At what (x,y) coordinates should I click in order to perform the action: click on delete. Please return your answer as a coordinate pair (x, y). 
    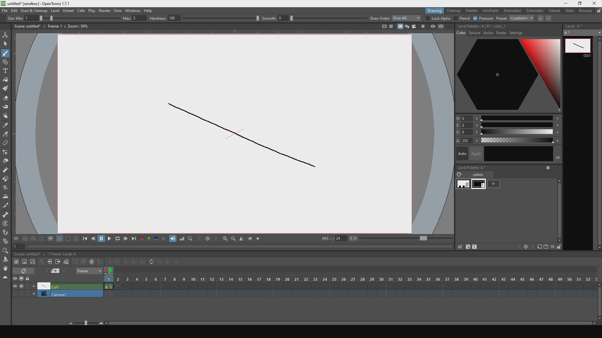
    Looking at the image, I should click on (6, 144).